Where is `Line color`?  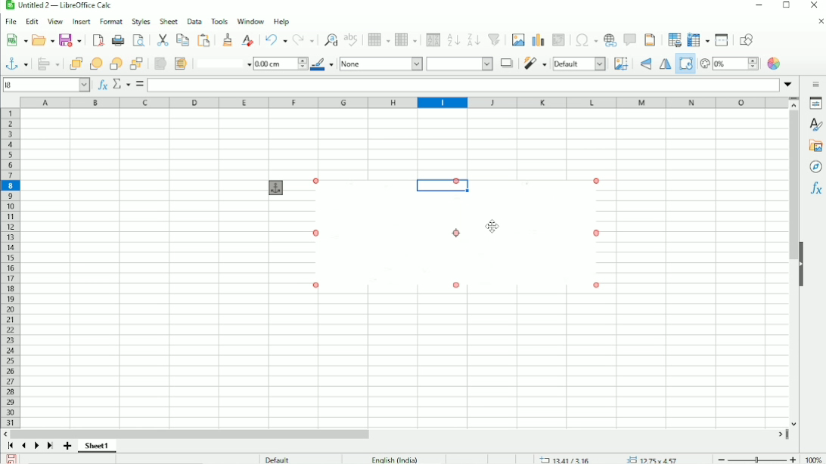 Line color is located at coordinates (322, 63).